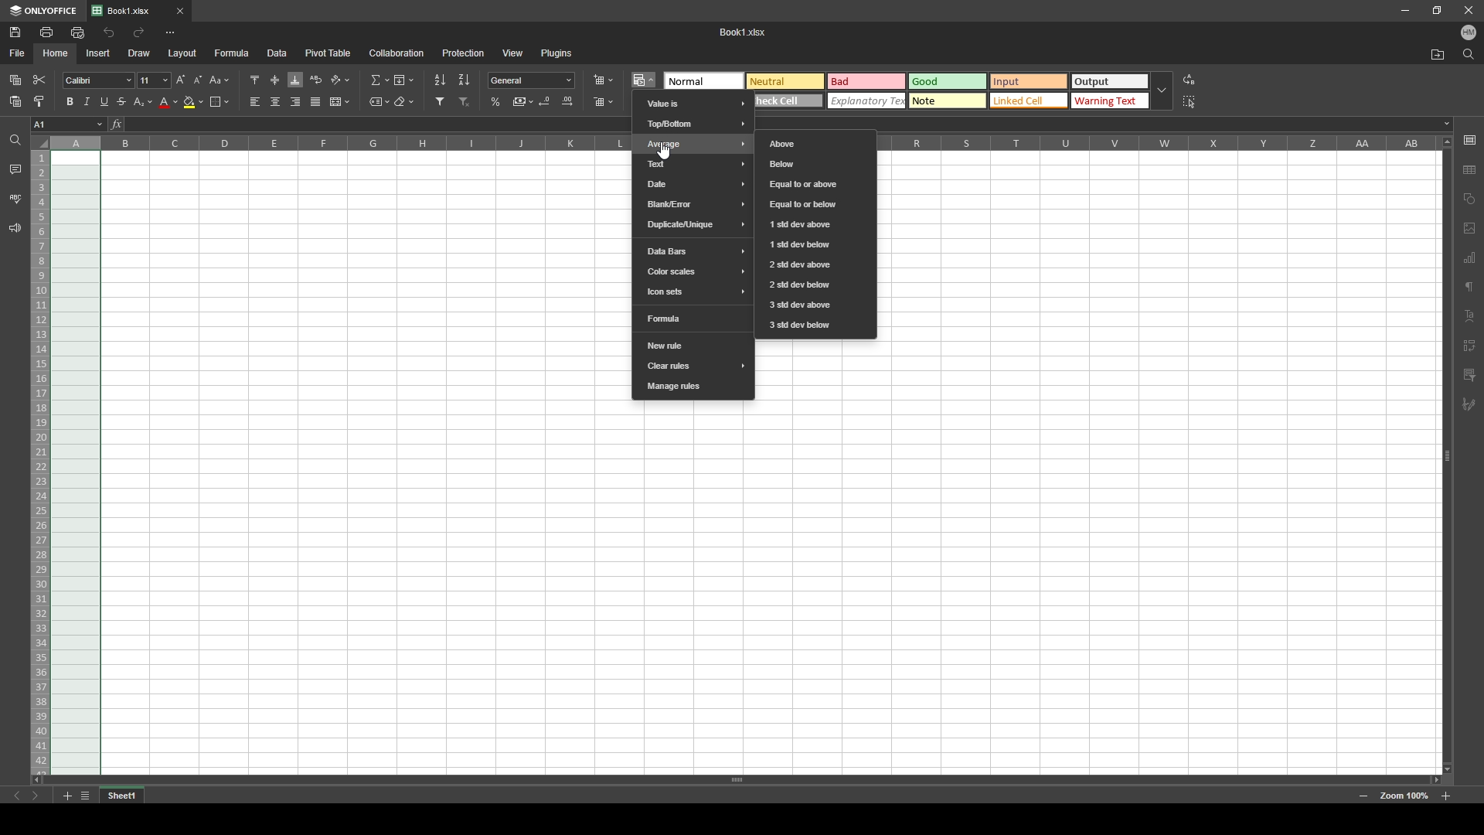 The height and width of the screenshot is (835, 1484). Describe the element at coordinates (546, 101) in the screenshot. I see `decrease decimal` at that location.